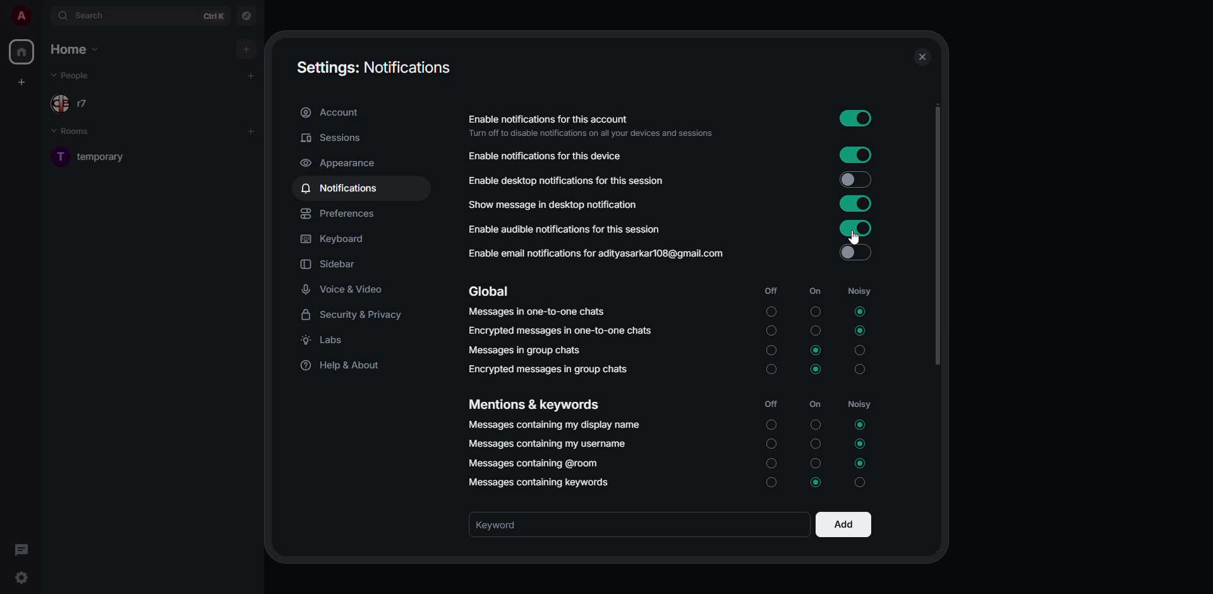 The image size is (1213, 594). Describe the element at coordinates (854, 254) in the screenshot. I see `click to enable` at that location.